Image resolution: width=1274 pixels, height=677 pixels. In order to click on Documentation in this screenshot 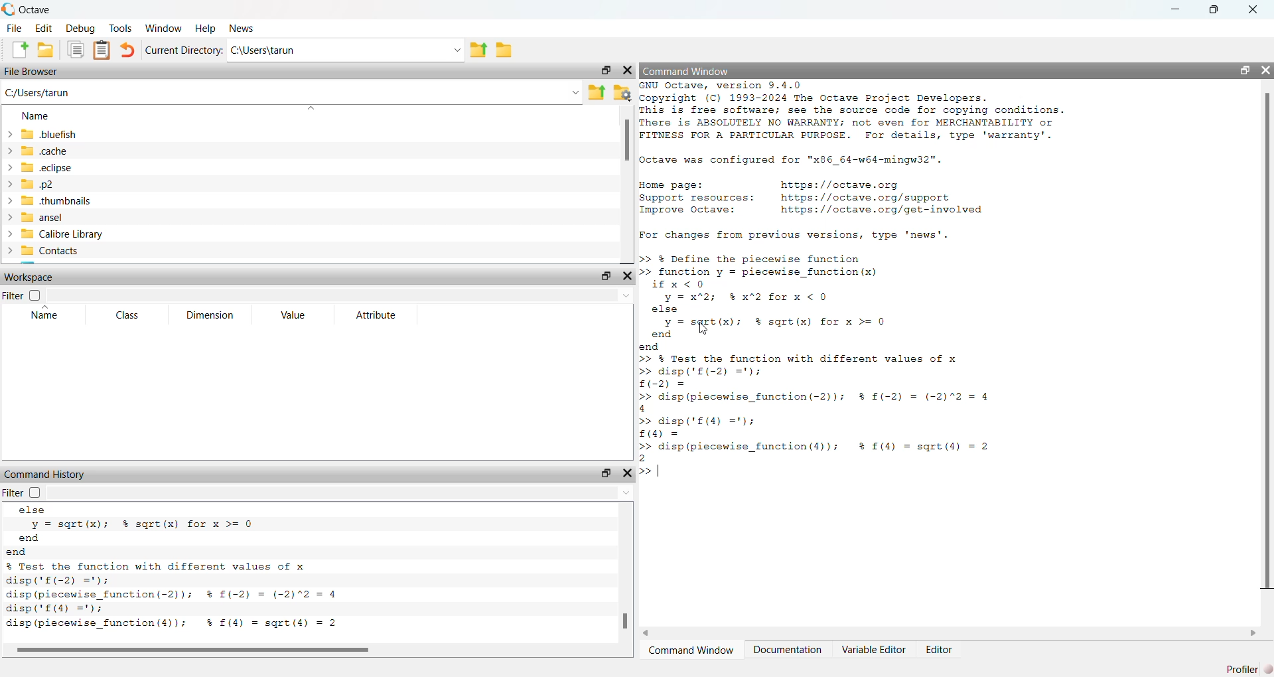, I will do `click(790, 648)`.